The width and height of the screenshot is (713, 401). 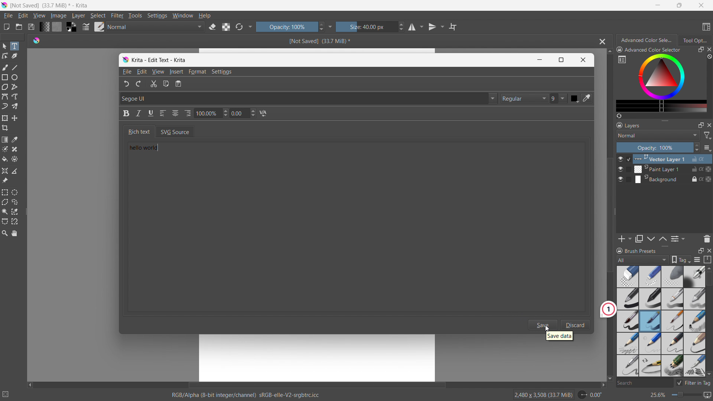 What do you see at coordinates (211, 114) in the screenshot?
I see `100.00%` at bounding box center [211, 114].